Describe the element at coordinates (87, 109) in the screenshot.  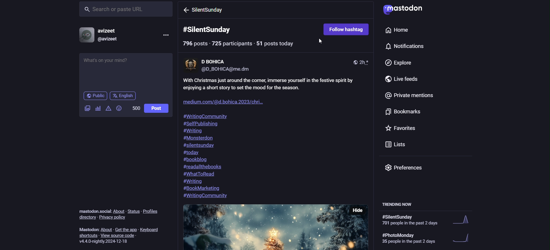
I see `add image` at that location.